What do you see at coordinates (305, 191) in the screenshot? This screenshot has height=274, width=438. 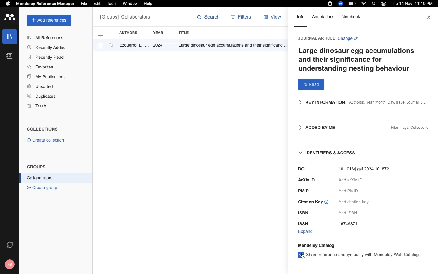 I see `PMID` at bounding box center [305, 191].